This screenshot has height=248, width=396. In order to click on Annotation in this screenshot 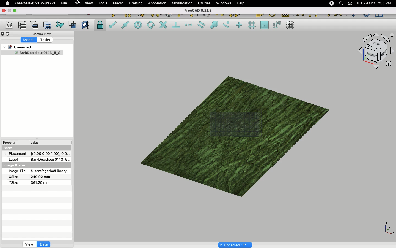, I will do `click(157, 3)`.